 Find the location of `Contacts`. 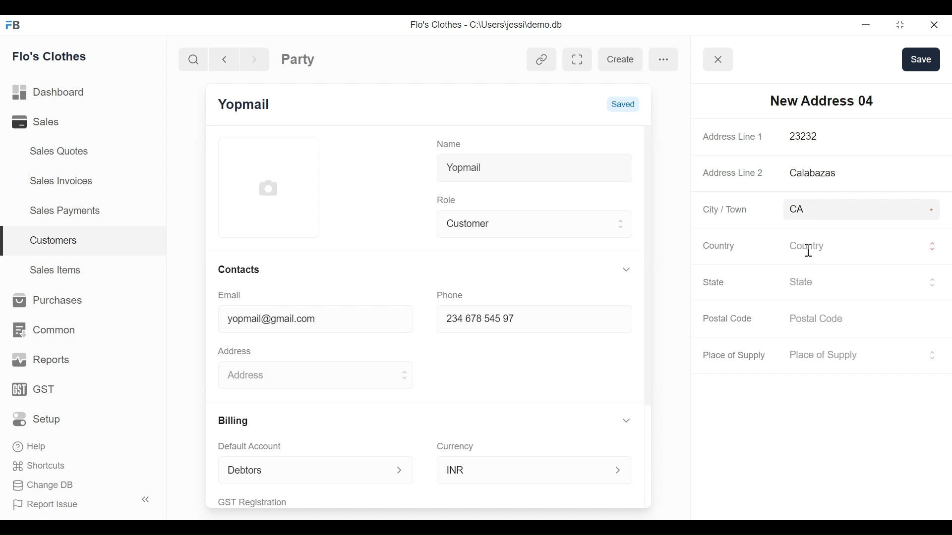

Contacts is located at coordinates (238, 269).